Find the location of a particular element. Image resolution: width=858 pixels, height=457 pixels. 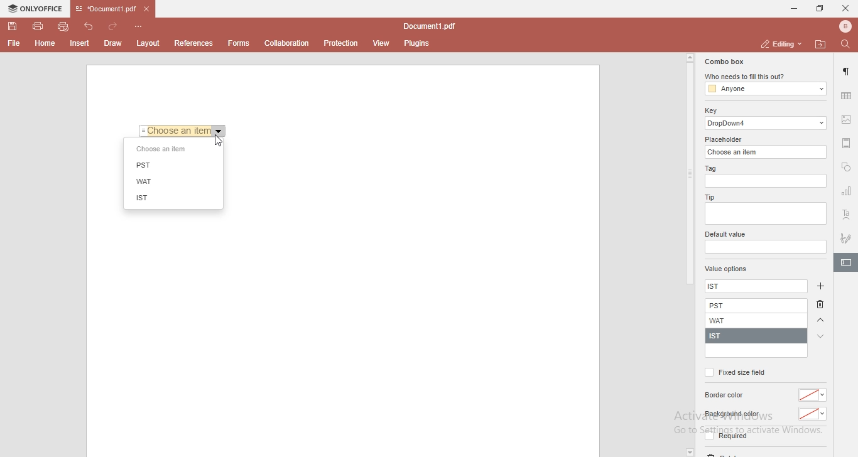

color dropdown is located at coordinates (814, 395).